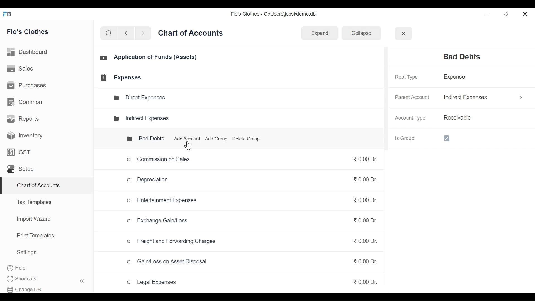 Image resolution: width=535 pixels, height=301 pixels. What do you see at coordinates (467, 97) in the screenshot?
I see `Indirect Expenses` at bounding box center [467, 97].